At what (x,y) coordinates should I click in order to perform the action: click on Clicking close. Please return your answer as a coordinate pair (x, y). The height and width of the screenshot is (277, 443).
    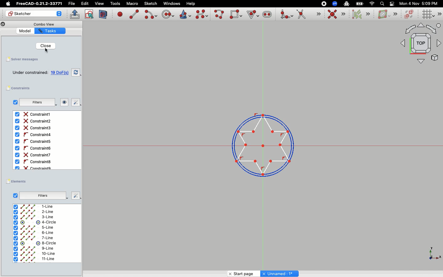
    Looking at the image, I should click on (45, 46).